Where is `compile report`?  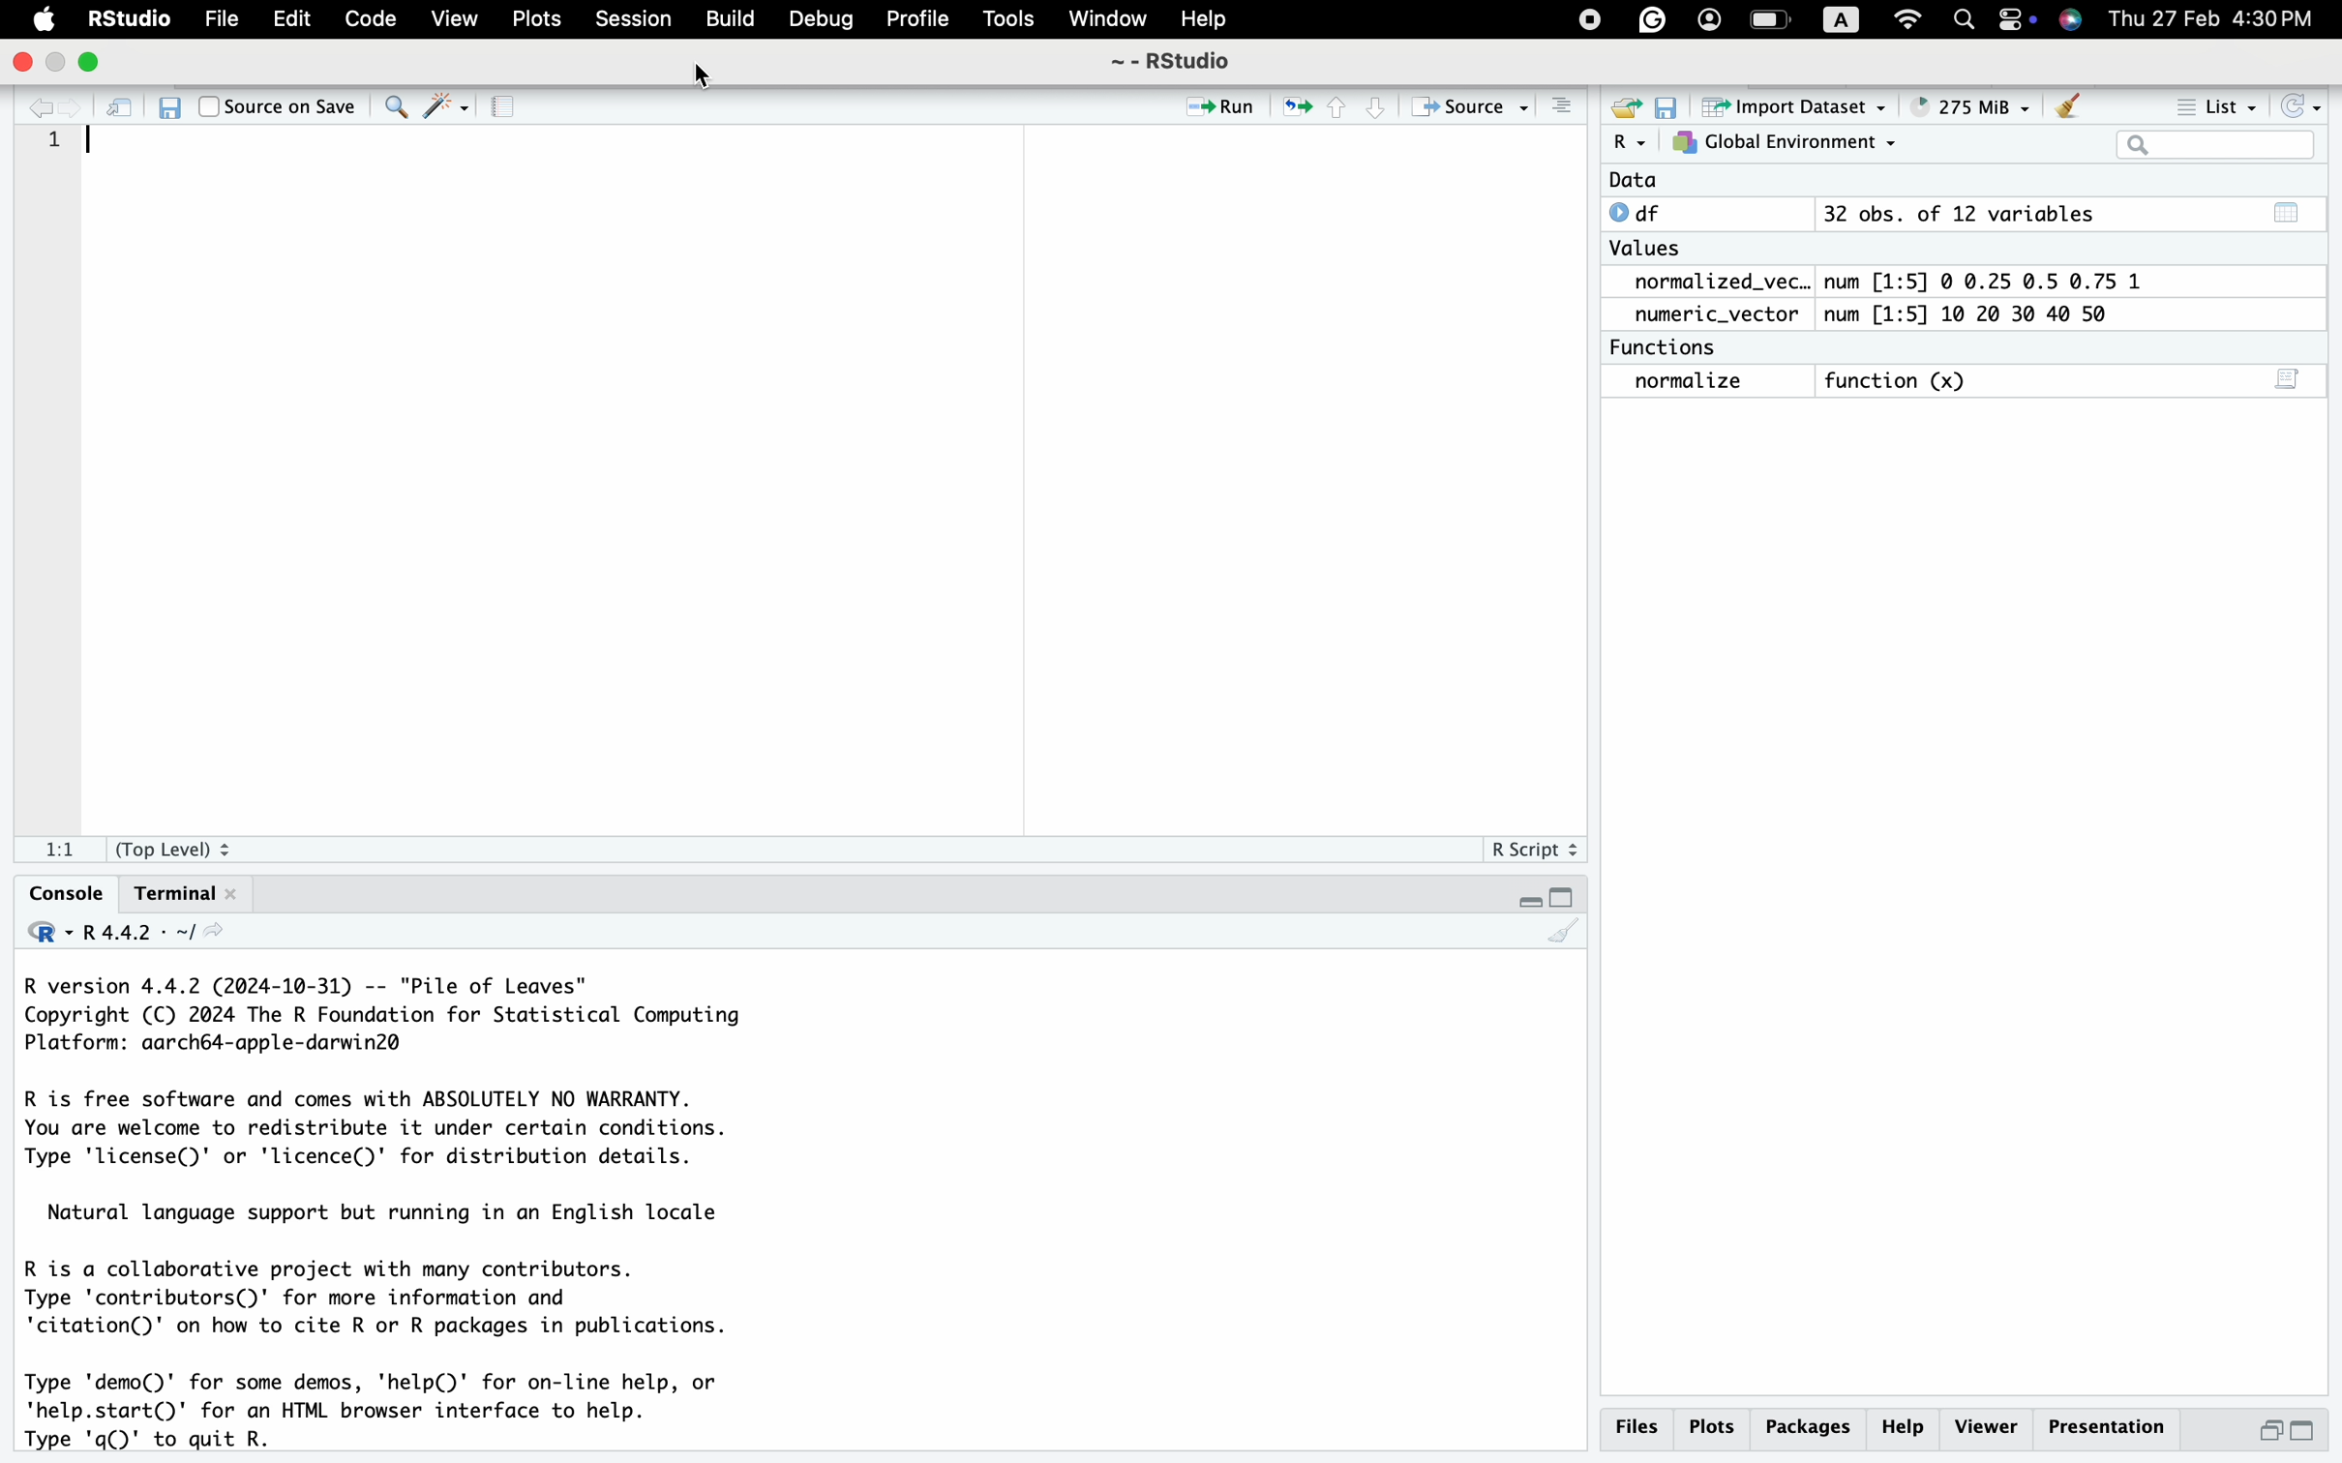
compile report is located at coordinates (502, 108).